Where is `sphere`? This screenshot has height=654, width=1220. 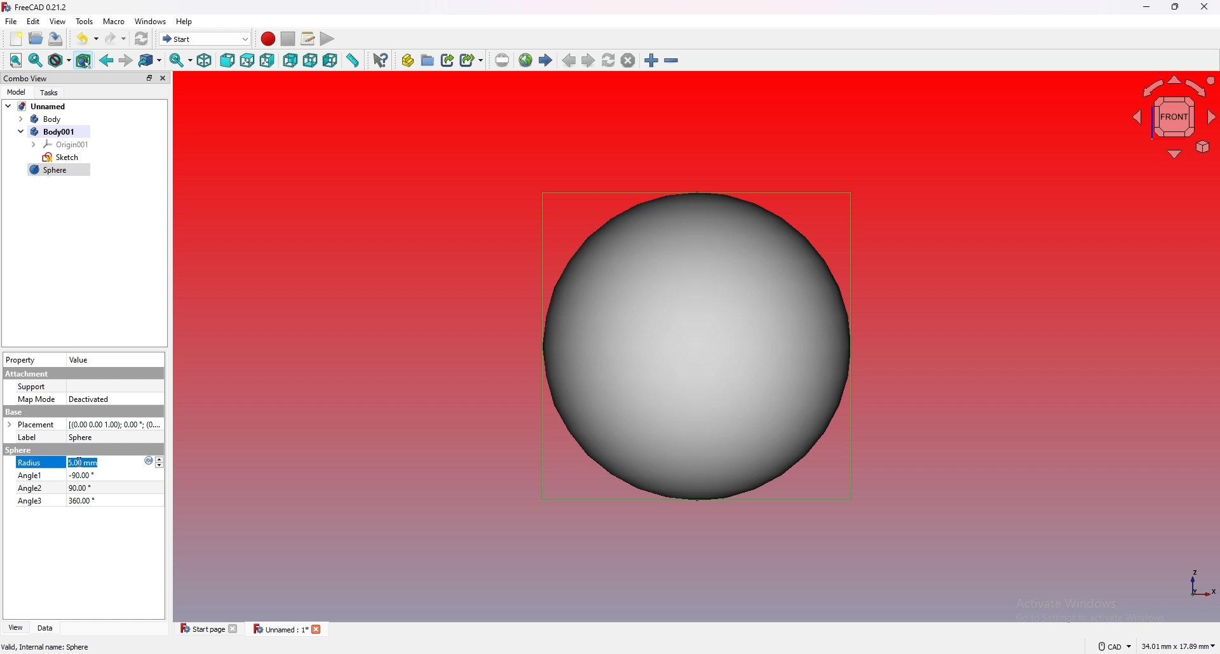 sphere is located at coordinates (59, 171).